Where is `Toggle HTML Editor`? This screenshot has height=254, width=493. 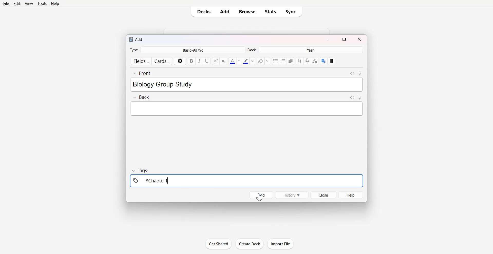
Toggle HTML Editor is located at coordinates (352, 73).